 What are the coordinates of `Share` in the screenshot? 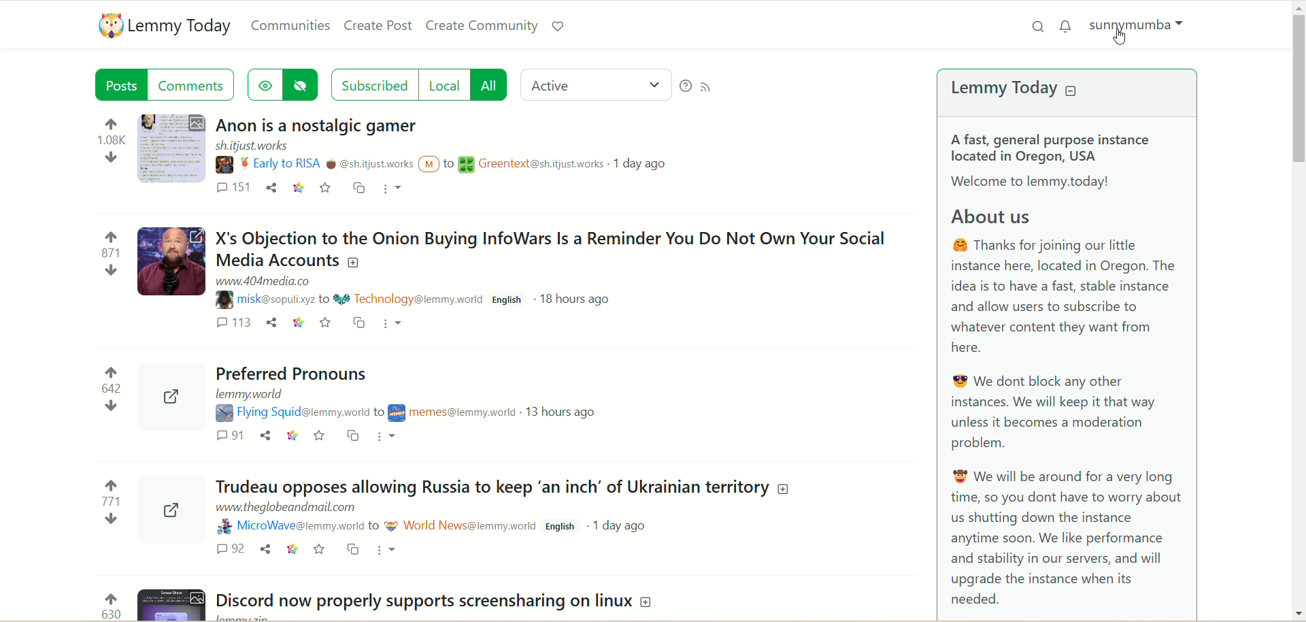 It's located at (272, 322).